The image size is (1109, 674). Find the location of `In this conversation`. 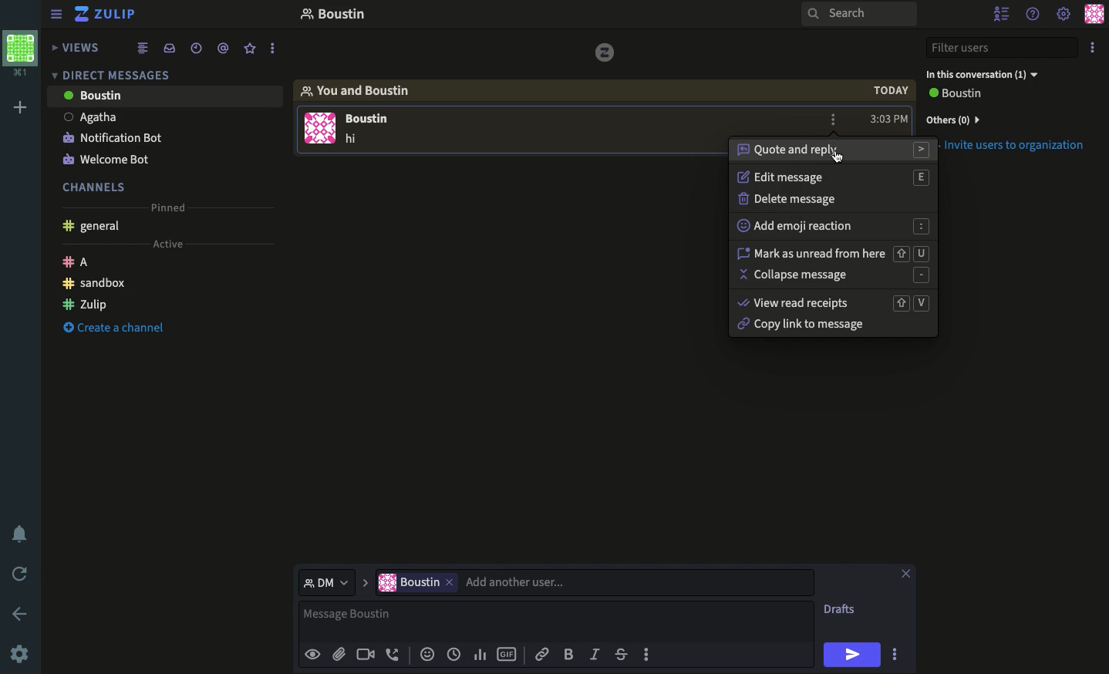

In this conversation is located at coordinates (993, 73).